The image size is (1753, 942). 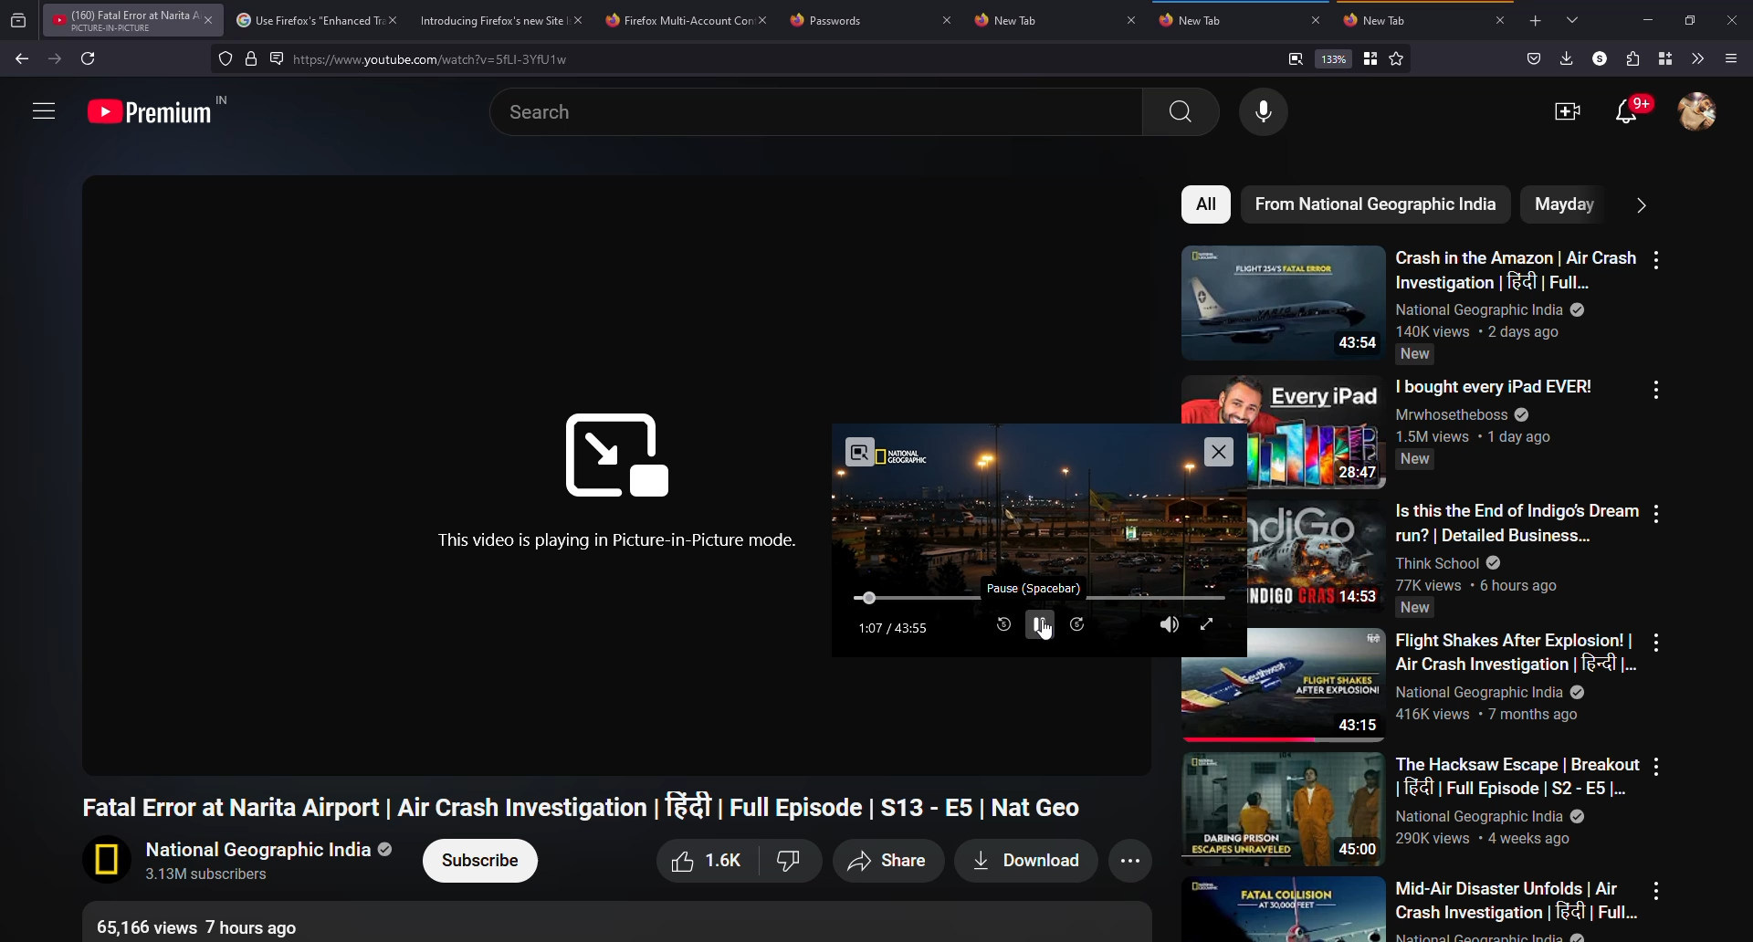 I want to click on more, so click(x=1657, y=390).